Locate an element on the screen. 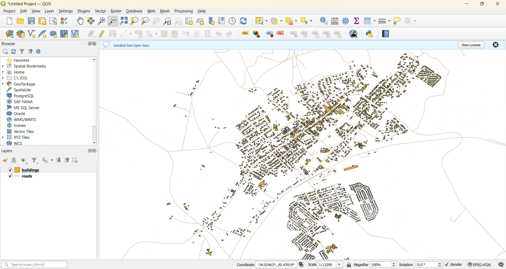 This screenshot has width=506, height=269. zoom in is located at coordinates (103, 20).